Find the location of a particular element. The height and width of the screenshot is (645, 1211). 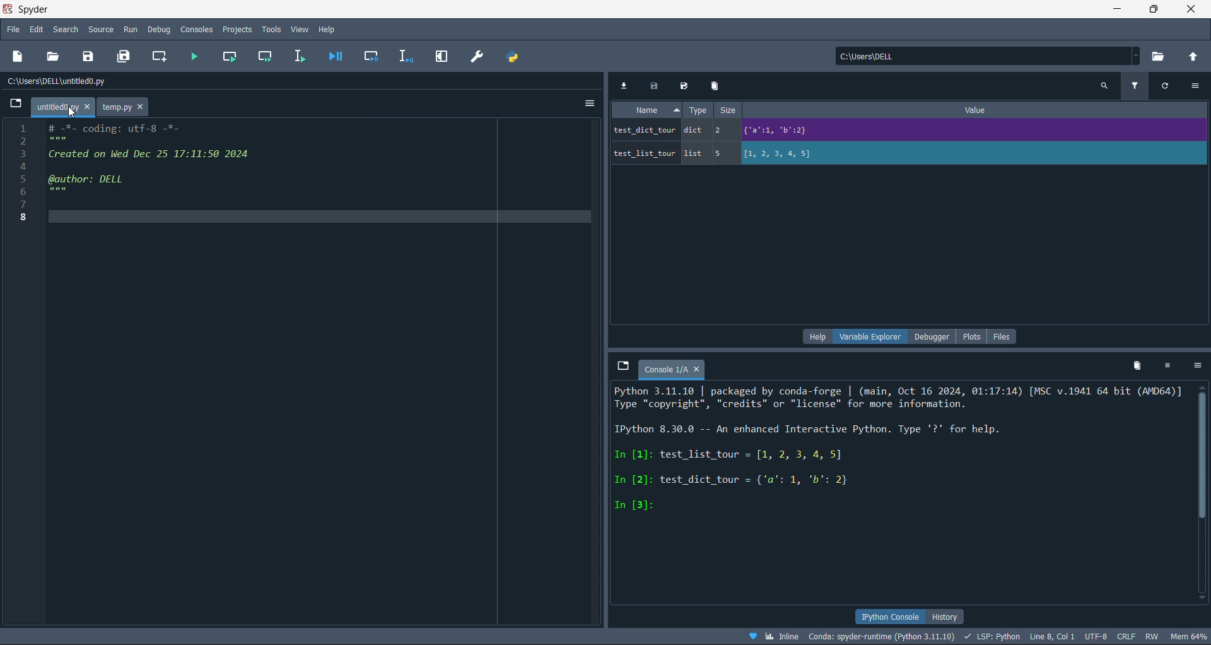

value is located at coordinates (983, 110).